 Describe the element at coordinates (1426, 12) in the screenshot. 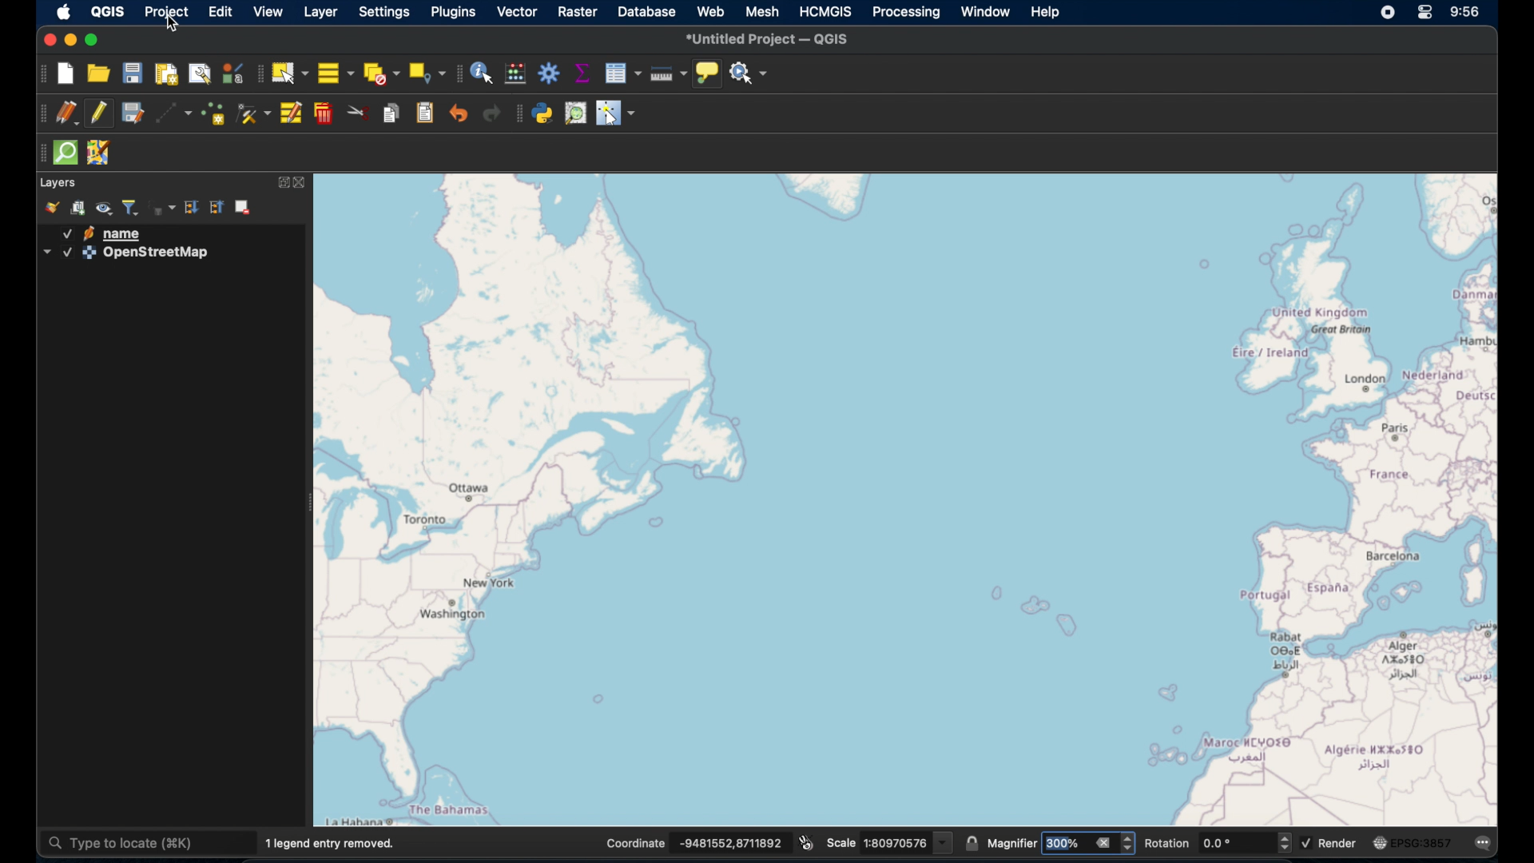

I see `control center` at that location.